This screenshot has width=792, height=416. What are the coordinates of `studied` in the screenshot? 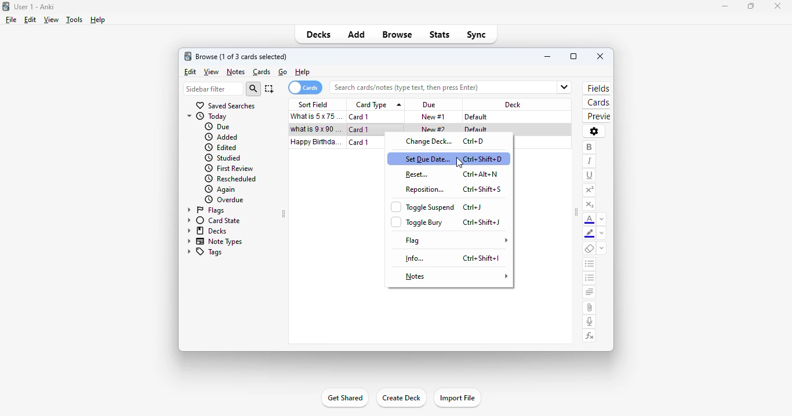 It's located at (221, 158).